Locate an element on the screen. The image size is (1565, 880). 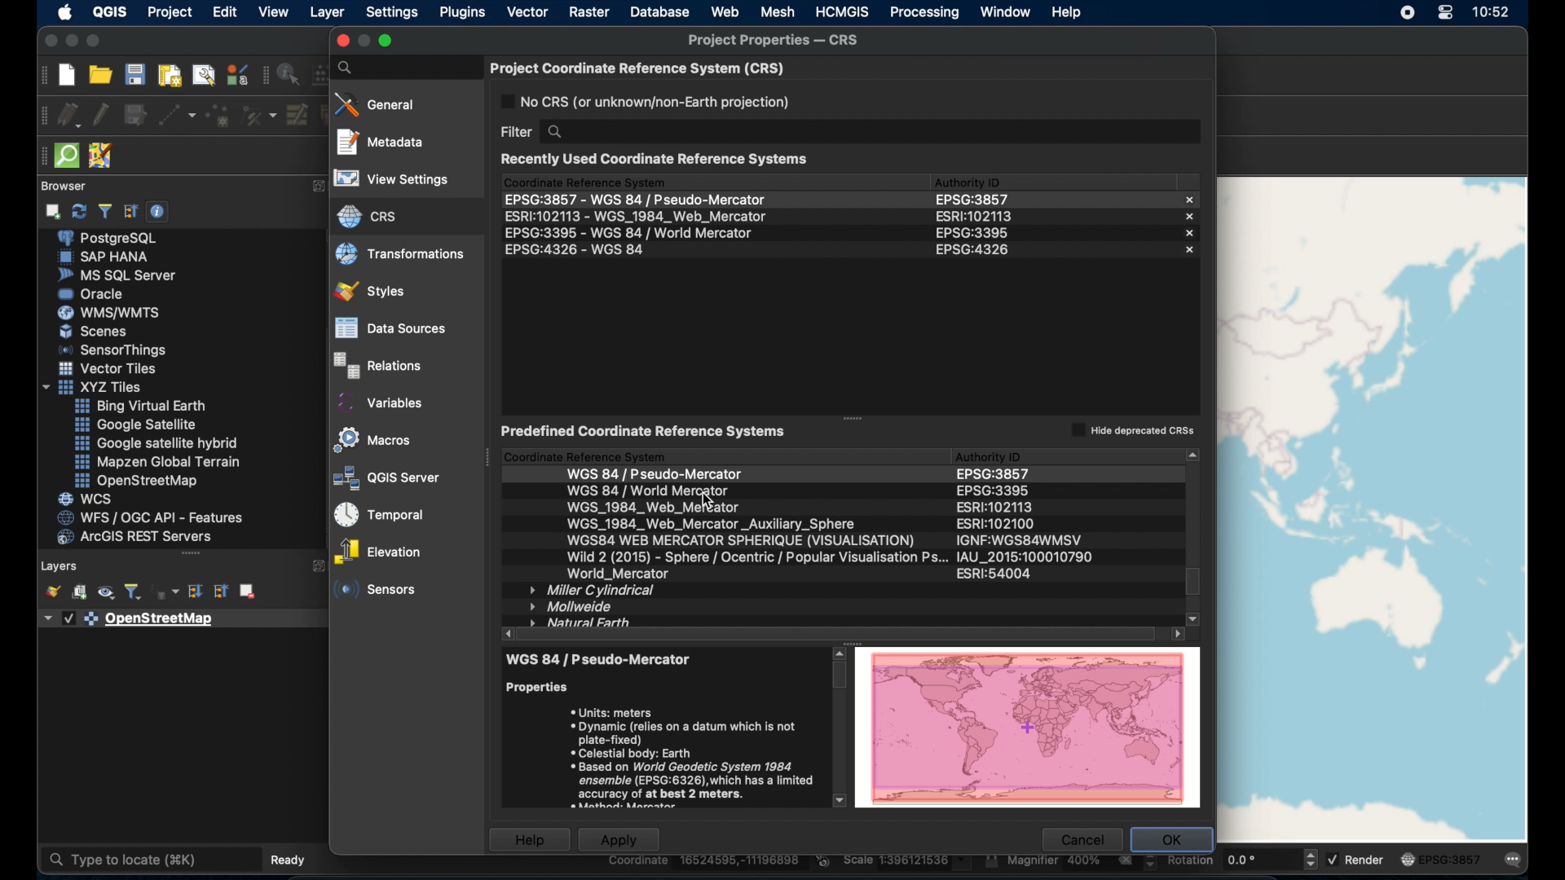
collapse all is located at coordinates (222, 592).